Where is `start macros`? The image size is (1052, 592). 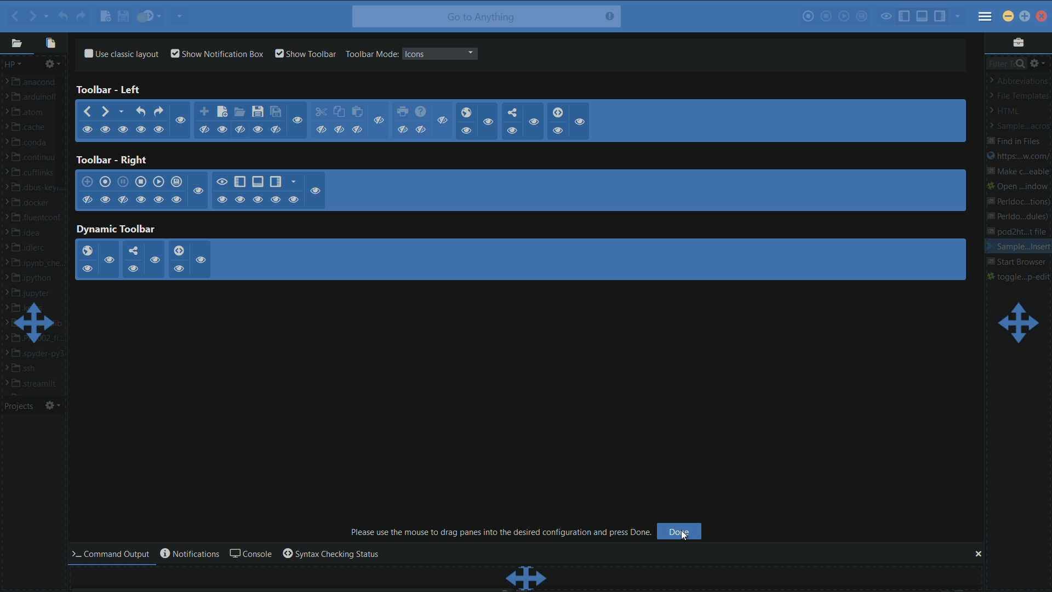
start macros is located at coordinates (808, 18).